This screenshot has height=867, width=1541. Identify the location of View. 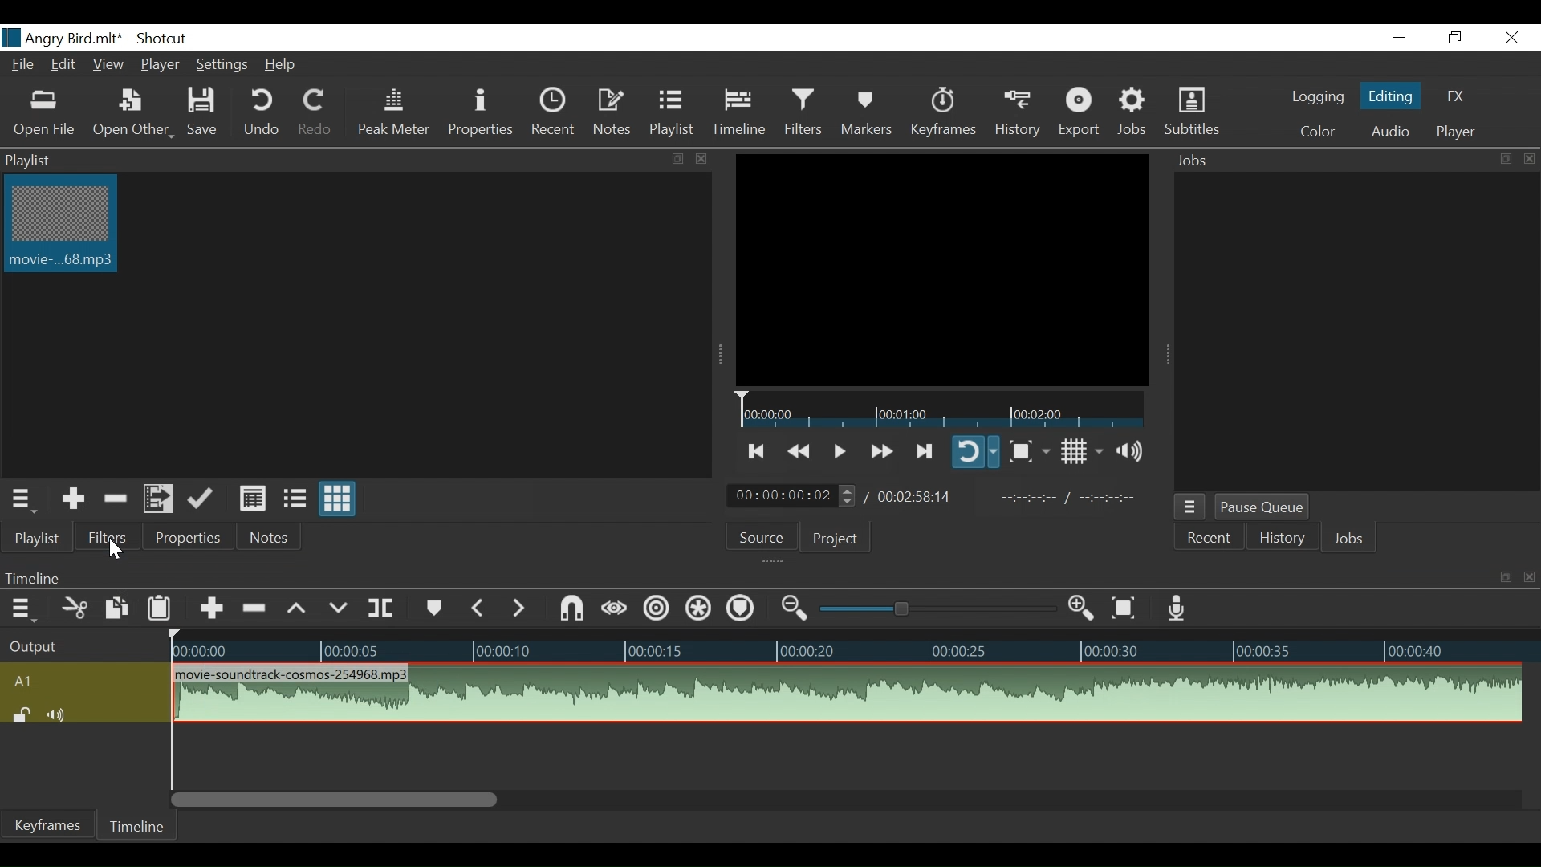
(108, 67).